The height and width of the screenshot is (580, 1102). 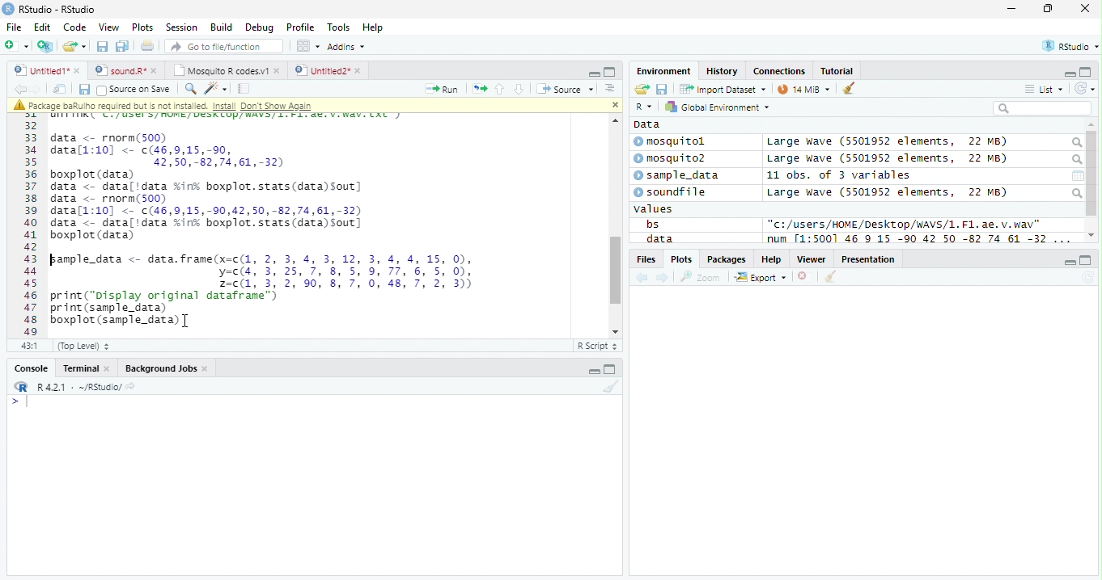 I want to click on bs, so click(x=652, y=224).